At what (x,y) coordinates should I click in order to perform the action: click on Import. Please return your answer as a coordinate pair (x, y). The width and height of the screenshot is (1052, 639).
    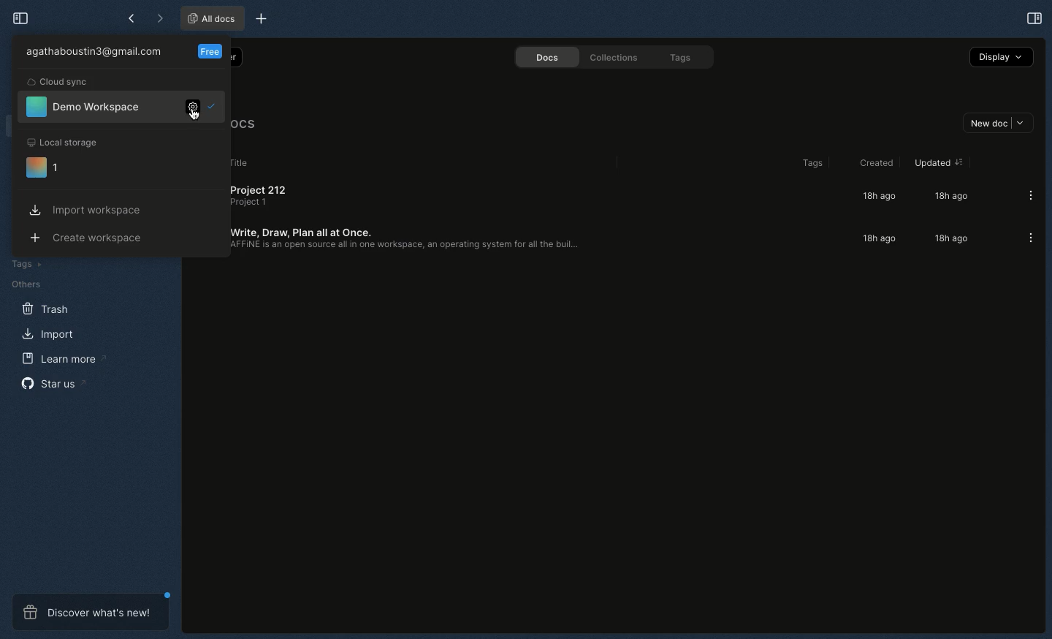
    Looking at the image, I should click on (49, 335).